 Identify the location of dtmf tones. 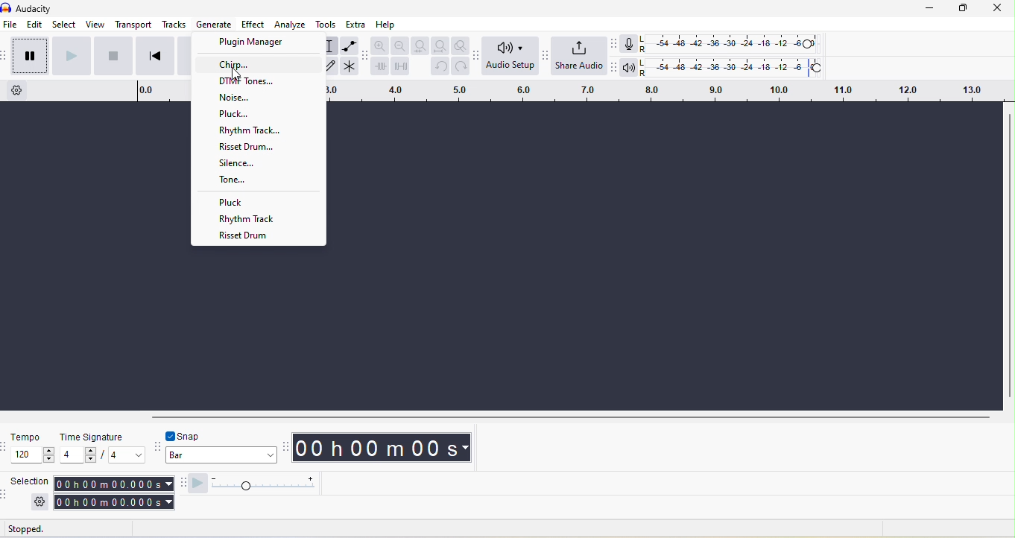
(247, 82).